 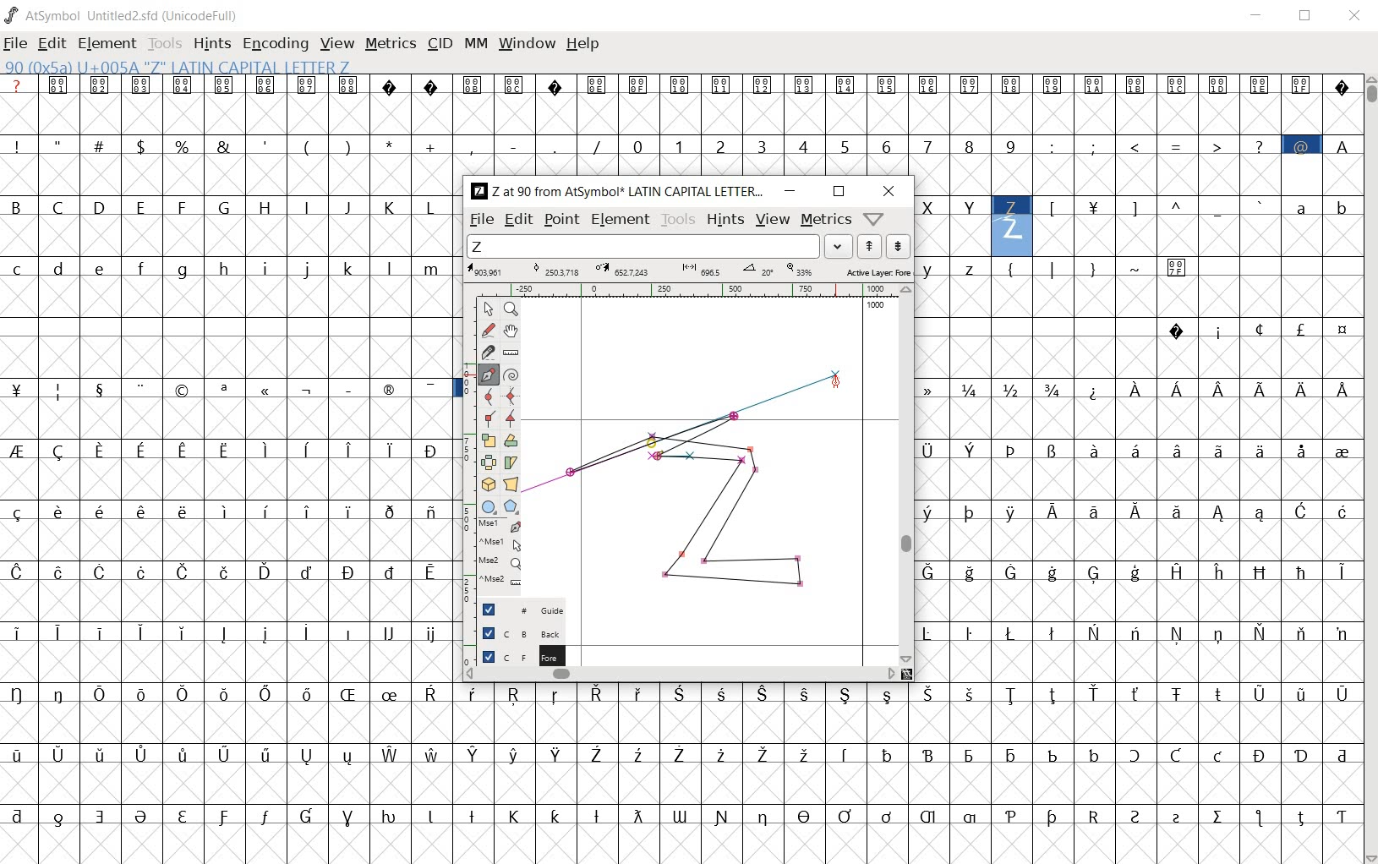 I want to click on help/window, so click(x=874, y=219).